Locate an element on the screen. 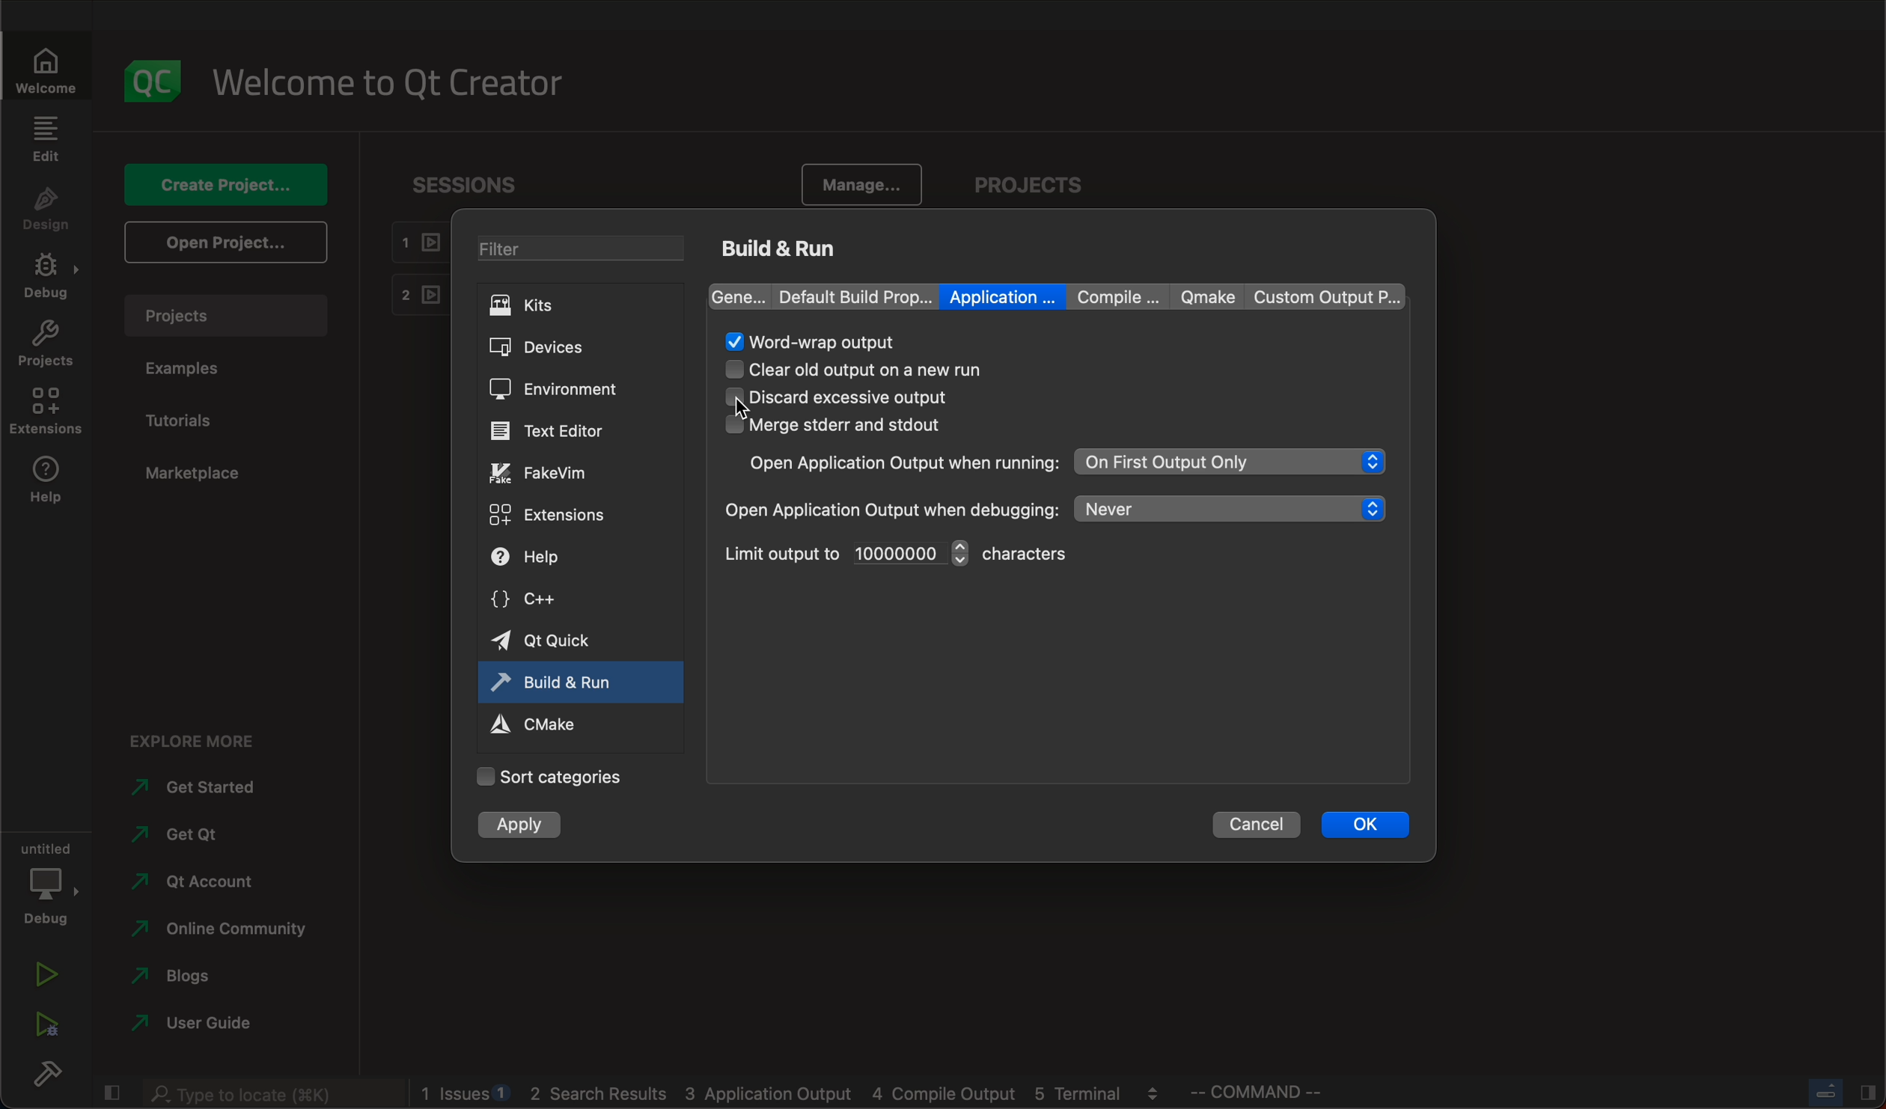 The image size is (1886, 1109). cle3ar old output is located at coordinates (888, 370).